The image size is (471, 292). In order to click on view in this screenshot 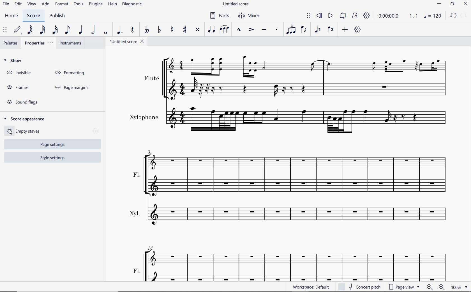, I will do `click(31, 4)`.